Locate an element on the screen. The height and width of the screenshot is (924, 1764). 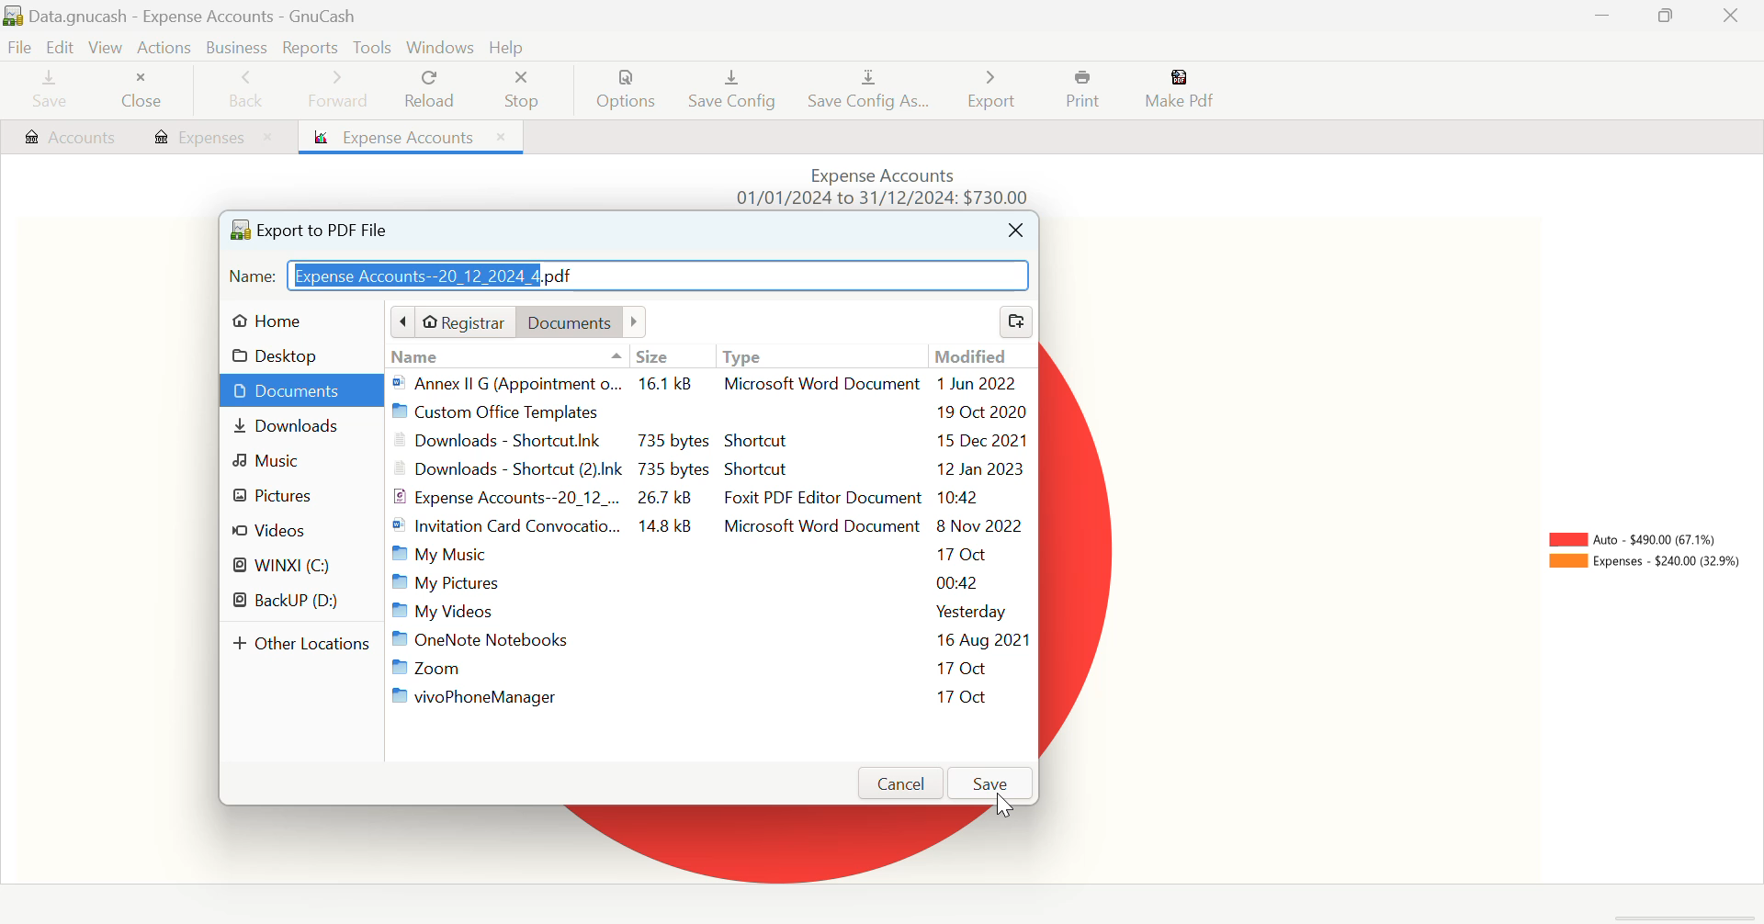
Export is located at coordinates (994, 90).